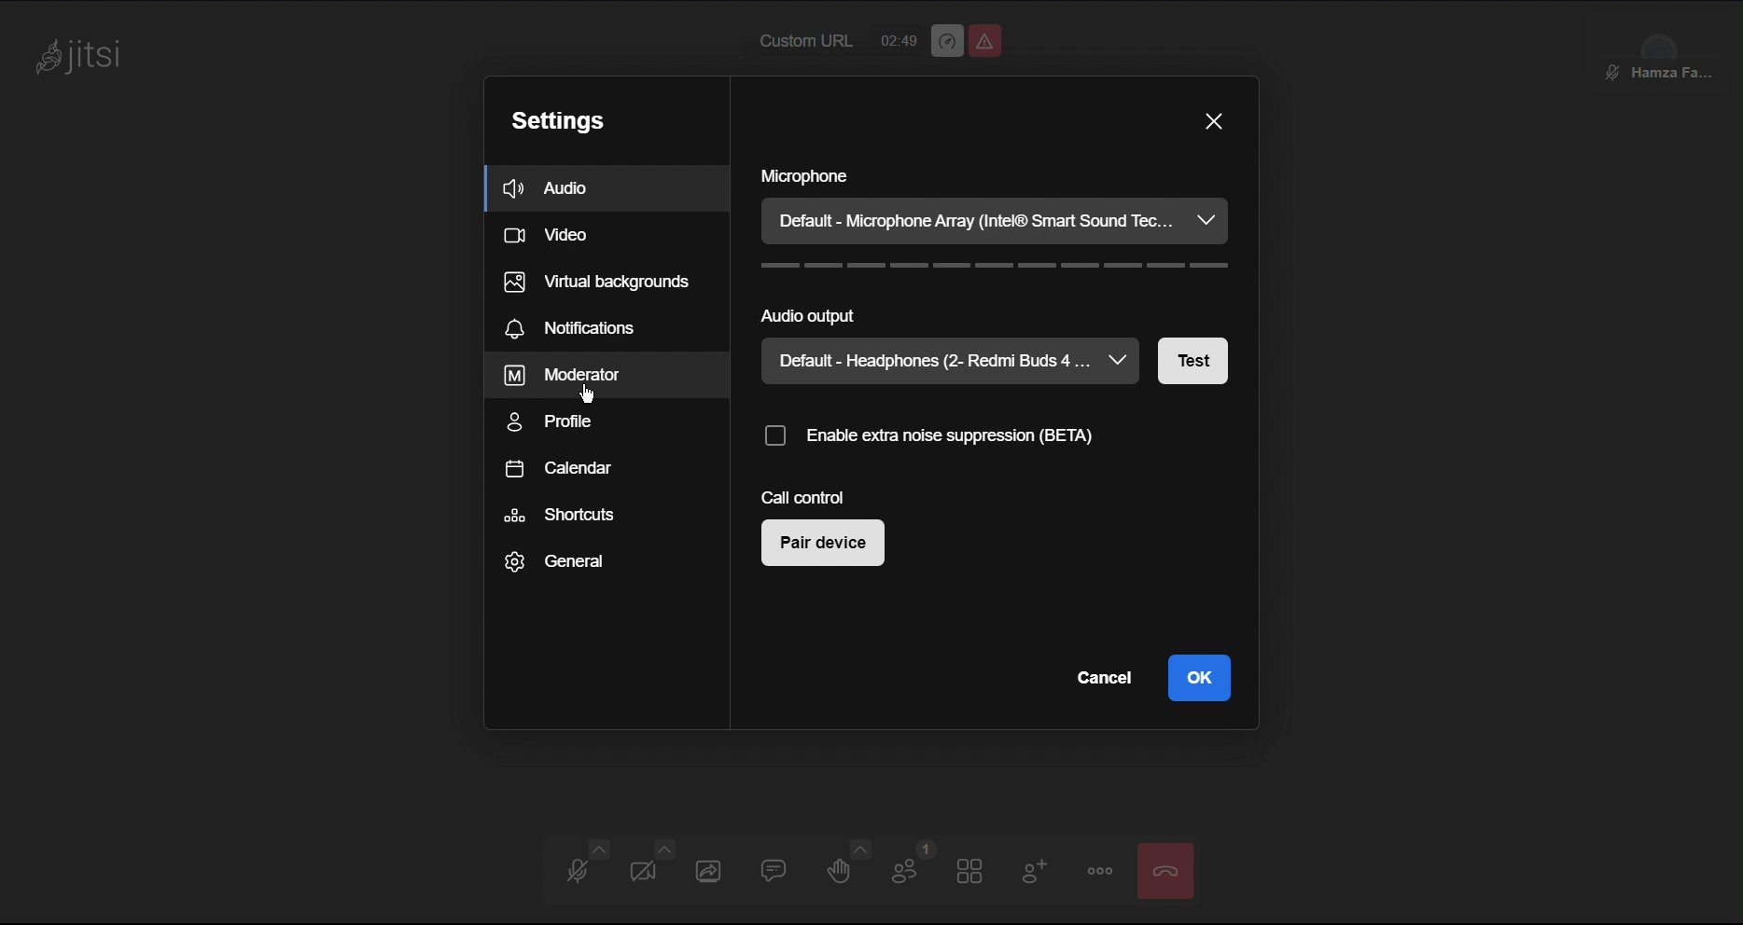 The width and height of the screenshot is (1743, 925). Describe the element at coordinates (563, 117) in the screenshot. I see `Settings` at that location.